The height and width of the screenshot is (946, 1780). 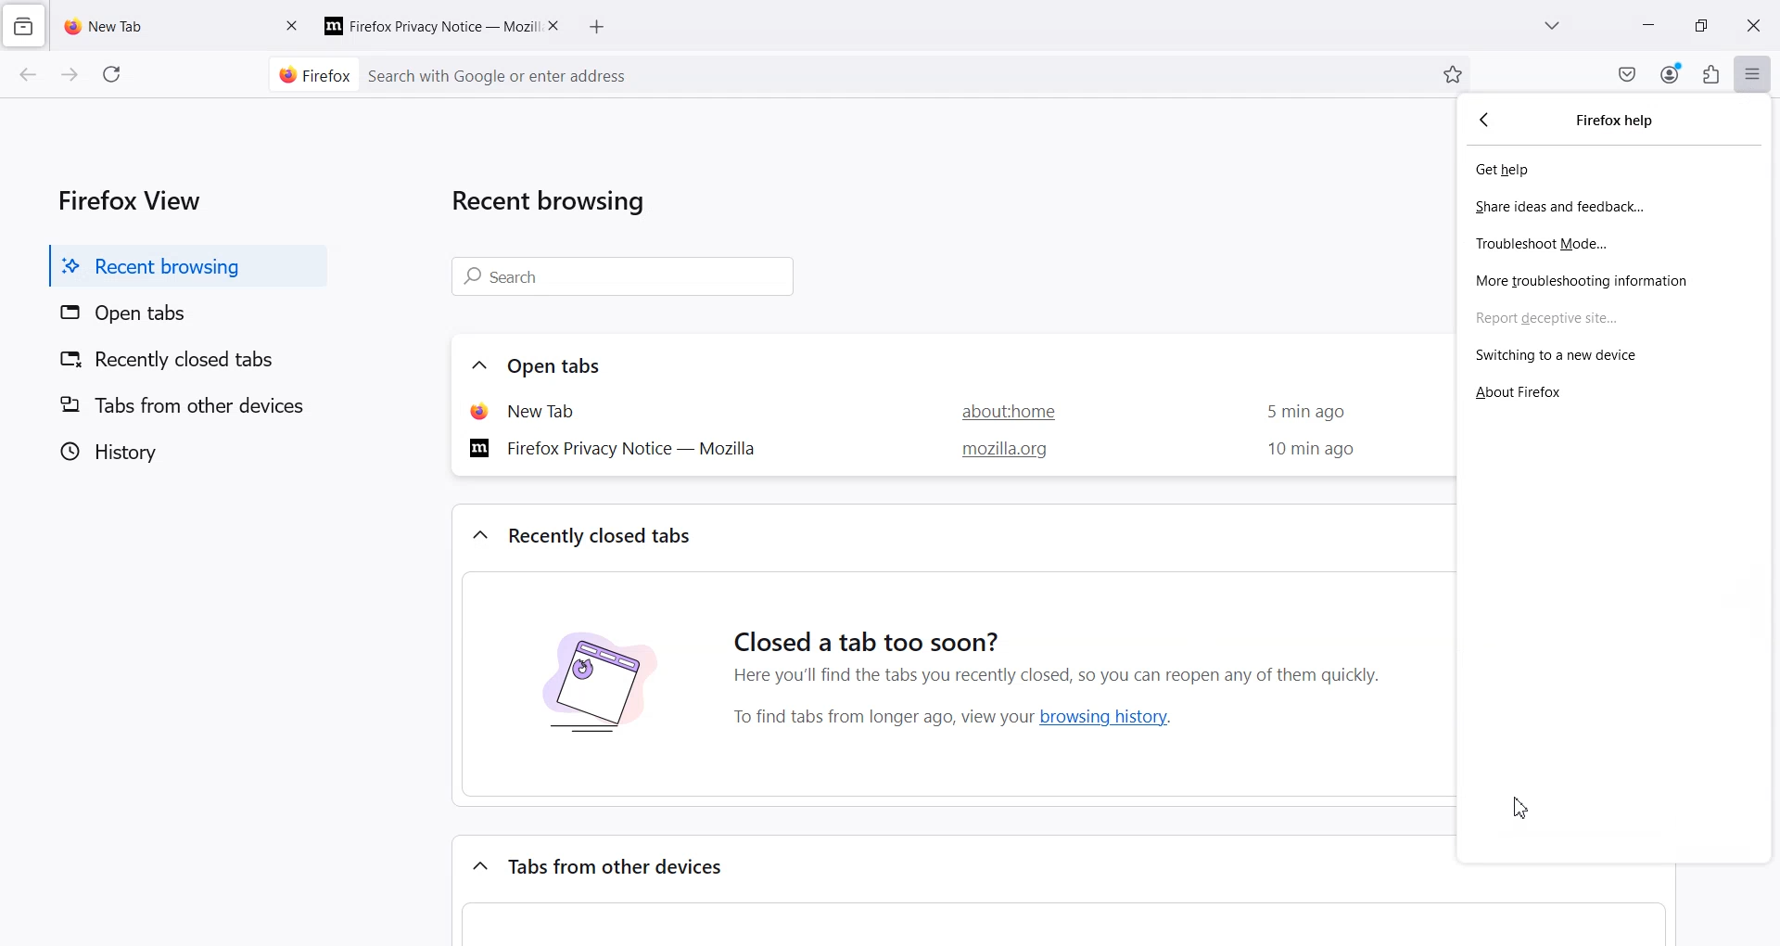 What do you see at coordinates (477, 536) in the screenshot?
I see `Drop down box of recently closed tab` at bounding box center [477, 536].